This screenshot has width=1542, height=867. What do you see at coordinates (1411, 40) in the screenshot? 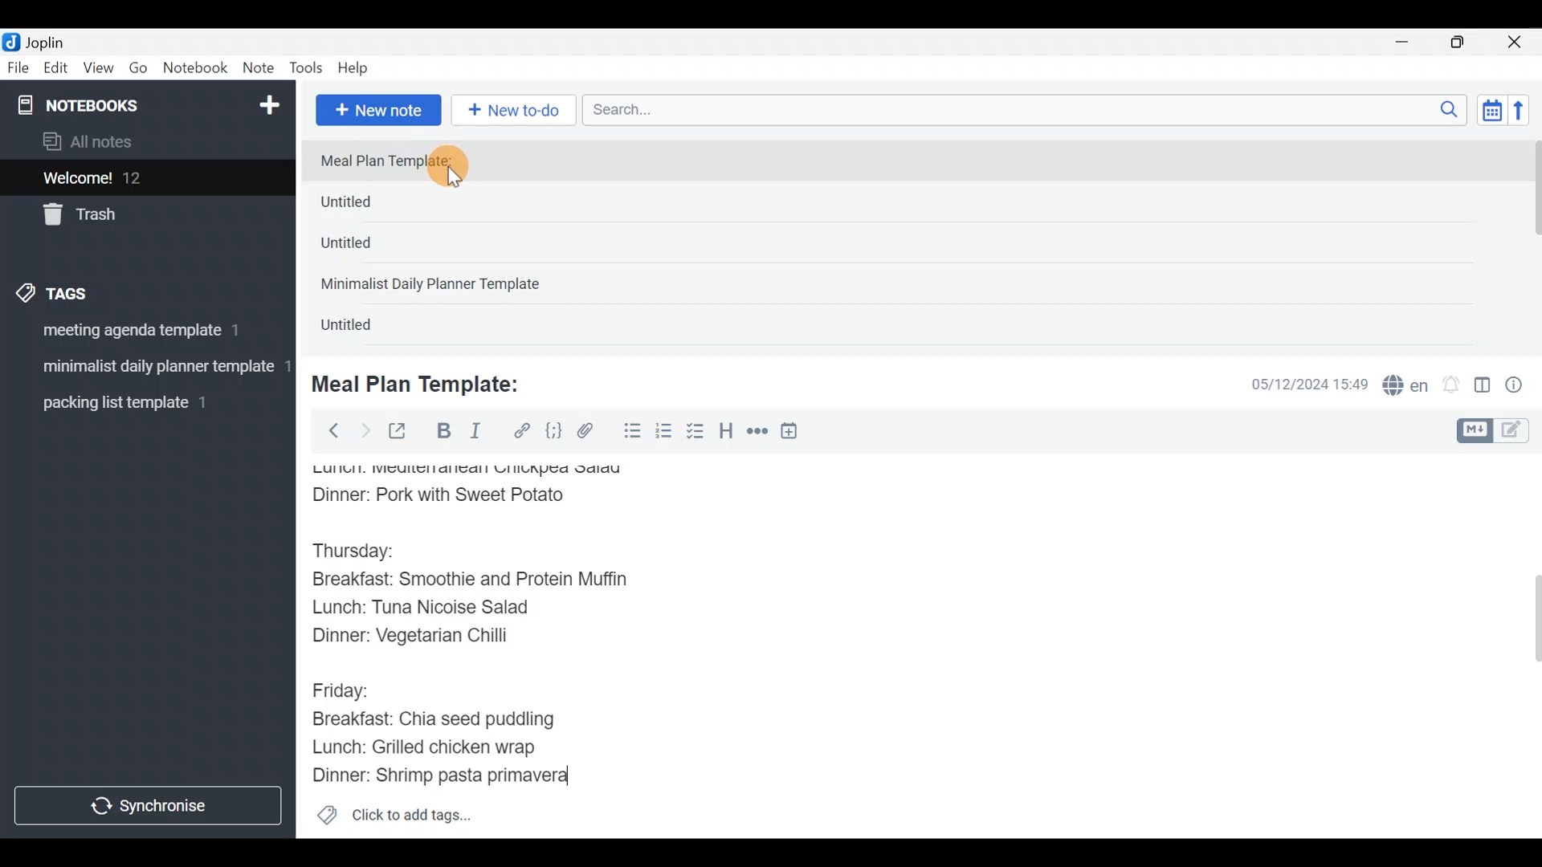
I see `Minimize` at bounding box center [1411, 40].